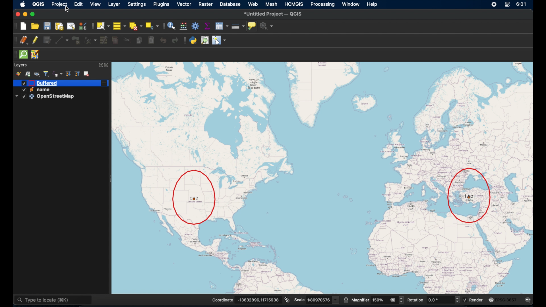 The height and width of the screenshot is (307, 546). I want to click on cut features, so click(126, 39).